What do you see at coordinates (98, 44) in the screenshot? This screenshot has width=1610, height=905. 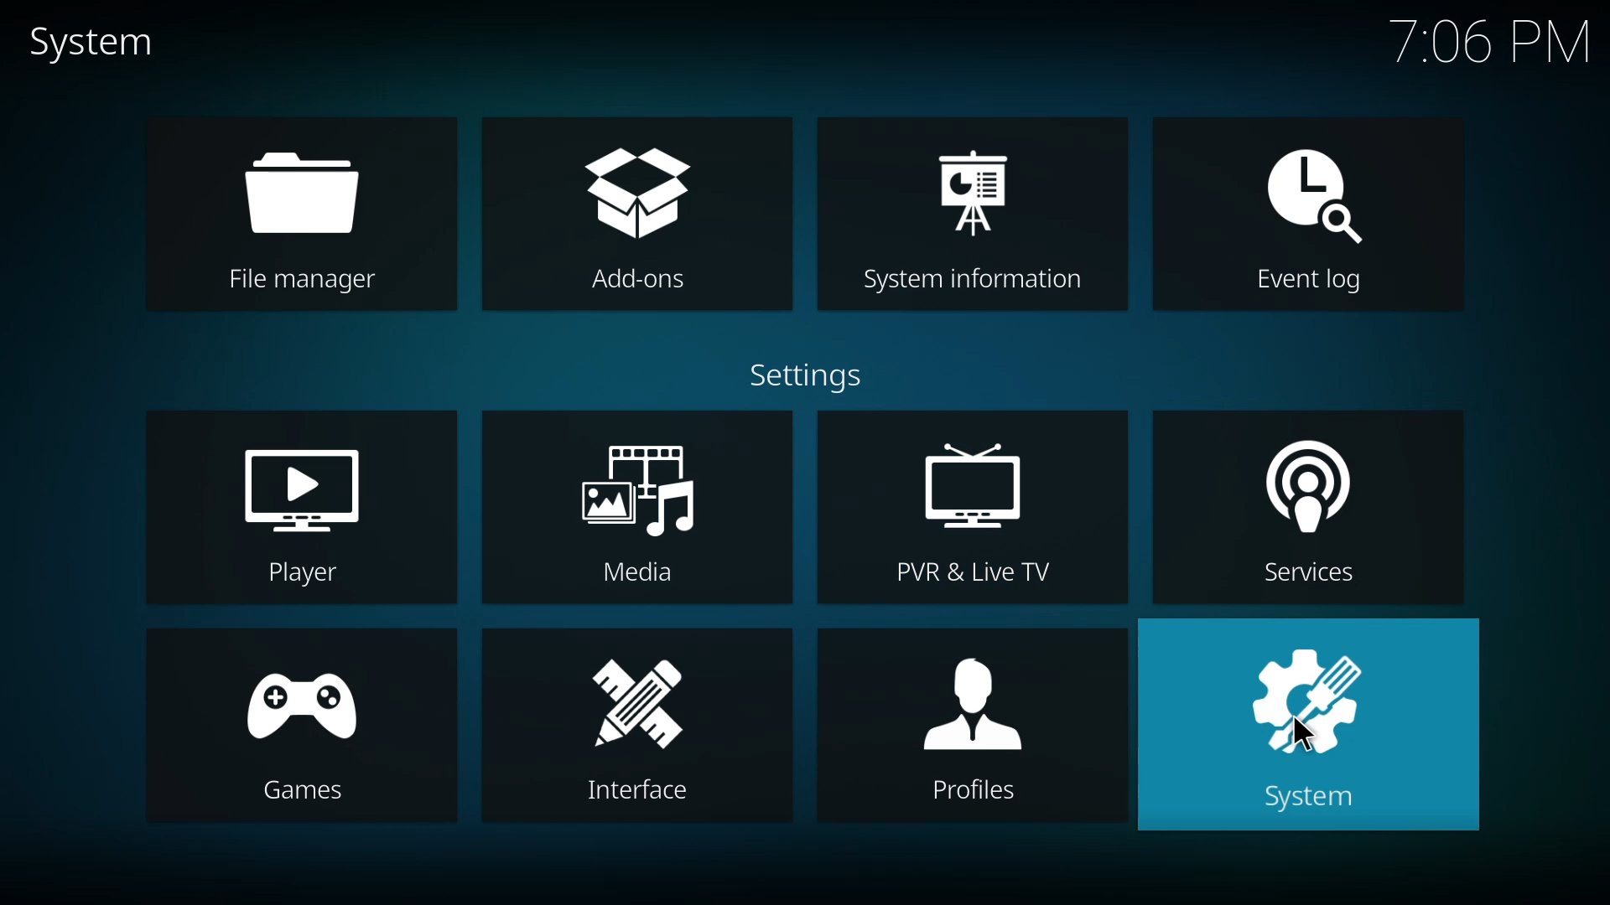 I see `system` at bounding box center [98, 44].